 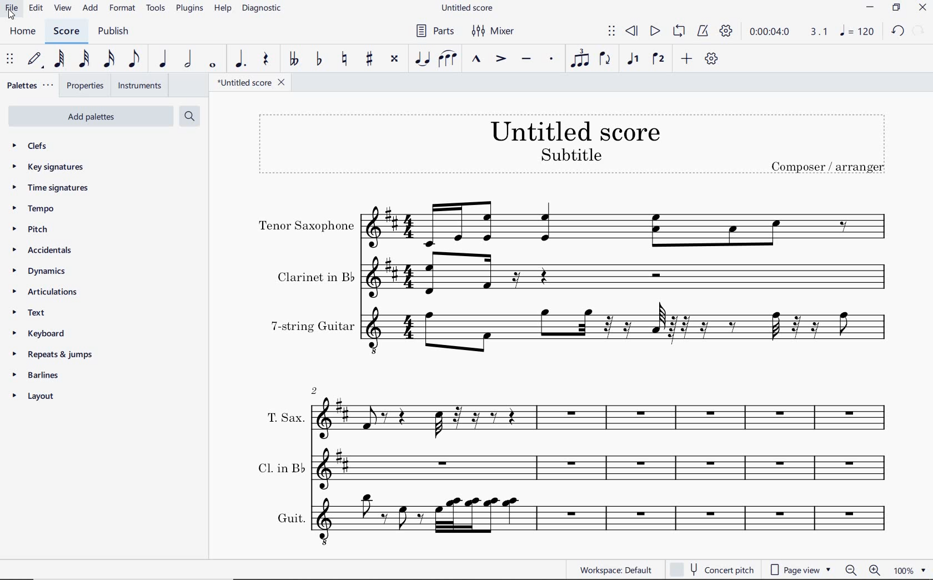 I want to click on PLUGINS, so click(x=191, y=11).